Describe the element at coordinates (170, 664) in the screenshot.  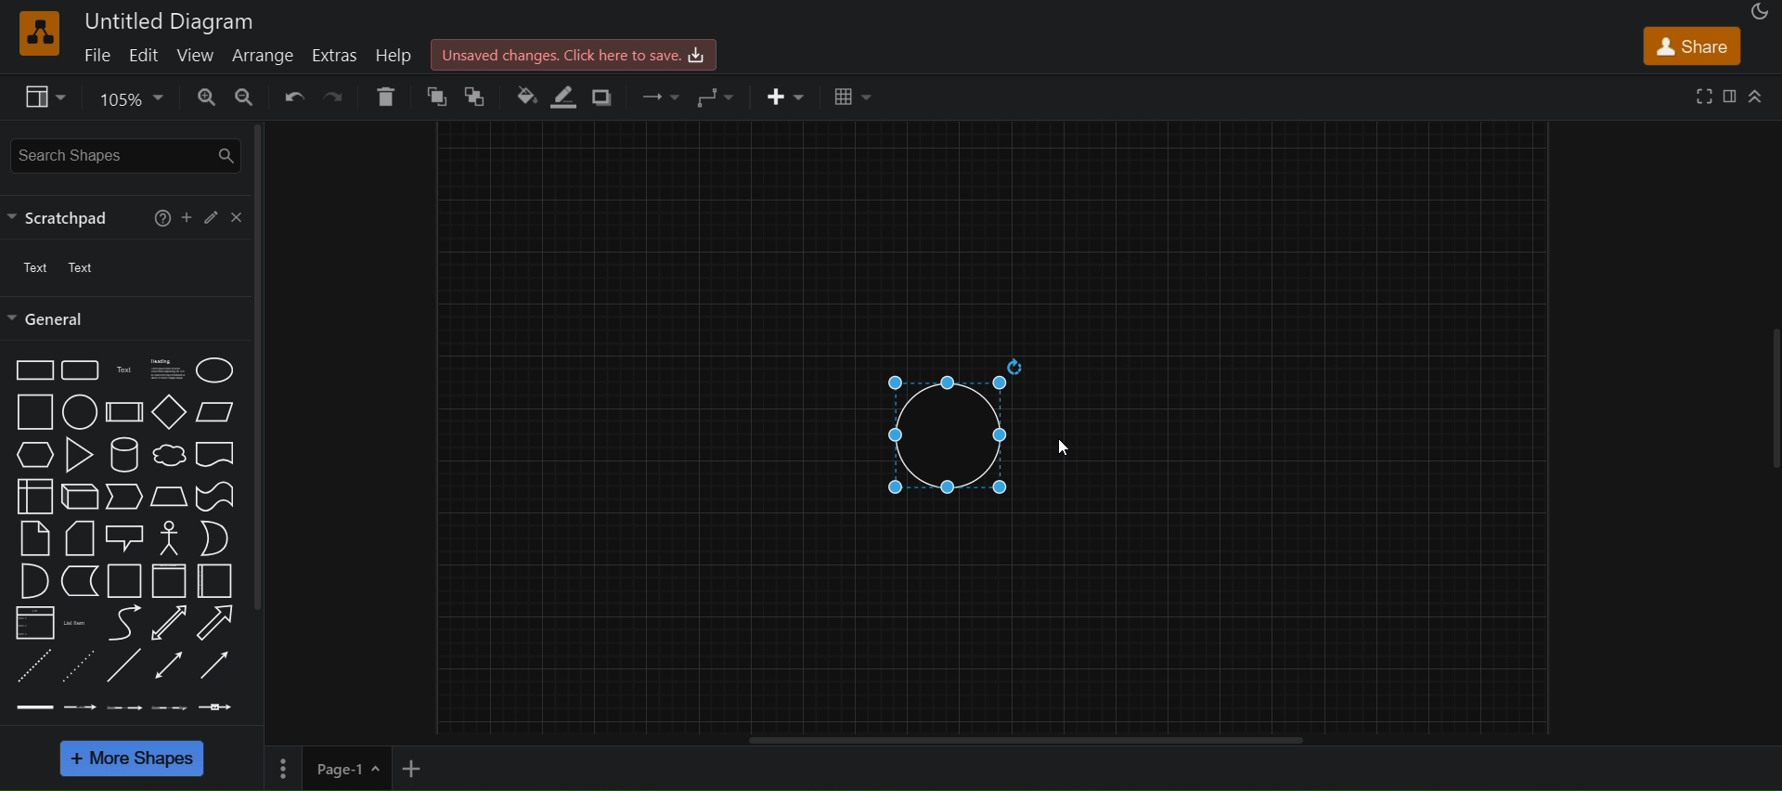
I see `bidirectional connector` at that location.